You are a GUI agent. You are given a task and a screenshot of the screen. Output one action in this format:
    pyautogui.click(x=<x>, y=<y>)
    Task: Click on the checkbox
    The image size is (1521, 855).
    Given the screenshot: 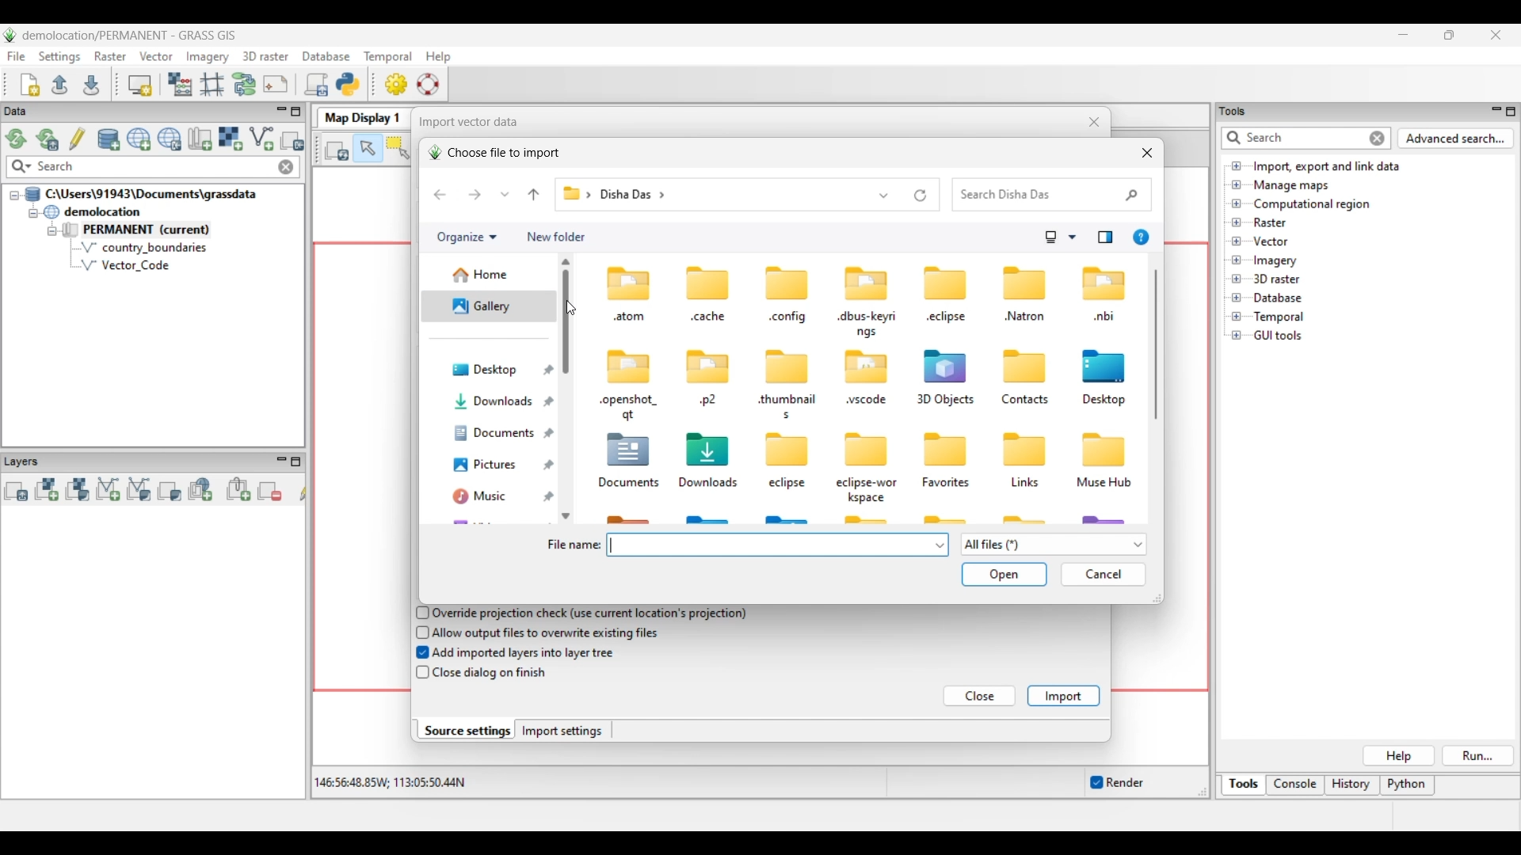 What is the action you would take?
    pyautogui.click(x=418, y=653)
    